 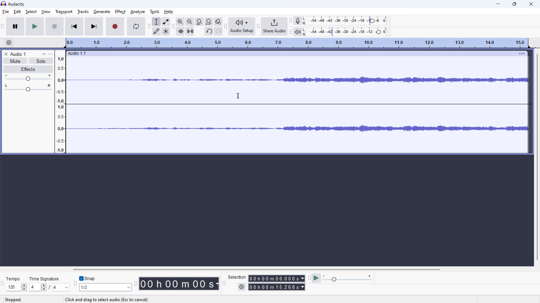 I want to click on zoom in, so click(x=180, y=21).